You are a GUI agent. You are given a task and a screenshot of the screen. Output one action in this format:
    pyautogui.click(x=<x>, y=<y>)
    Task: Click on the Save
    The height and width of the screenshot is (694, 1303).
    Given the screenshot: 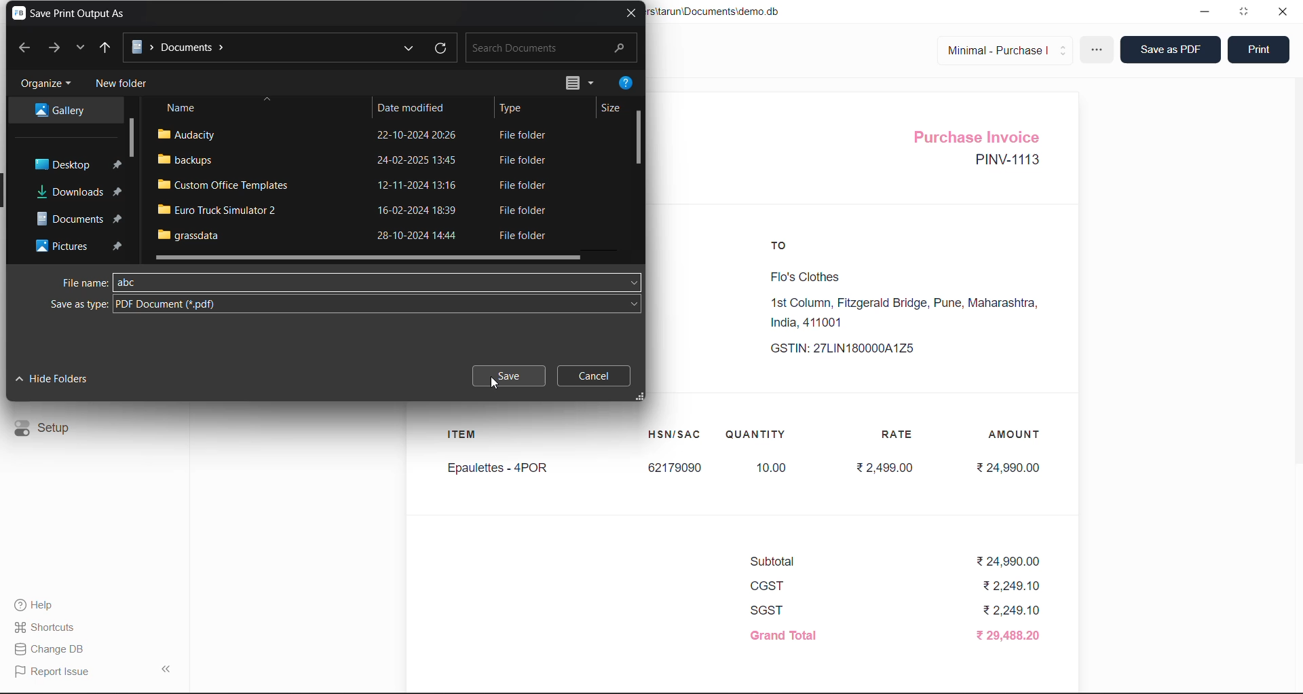 What is the action you would take?
    pyautogui.click(x=507, y=376)
    